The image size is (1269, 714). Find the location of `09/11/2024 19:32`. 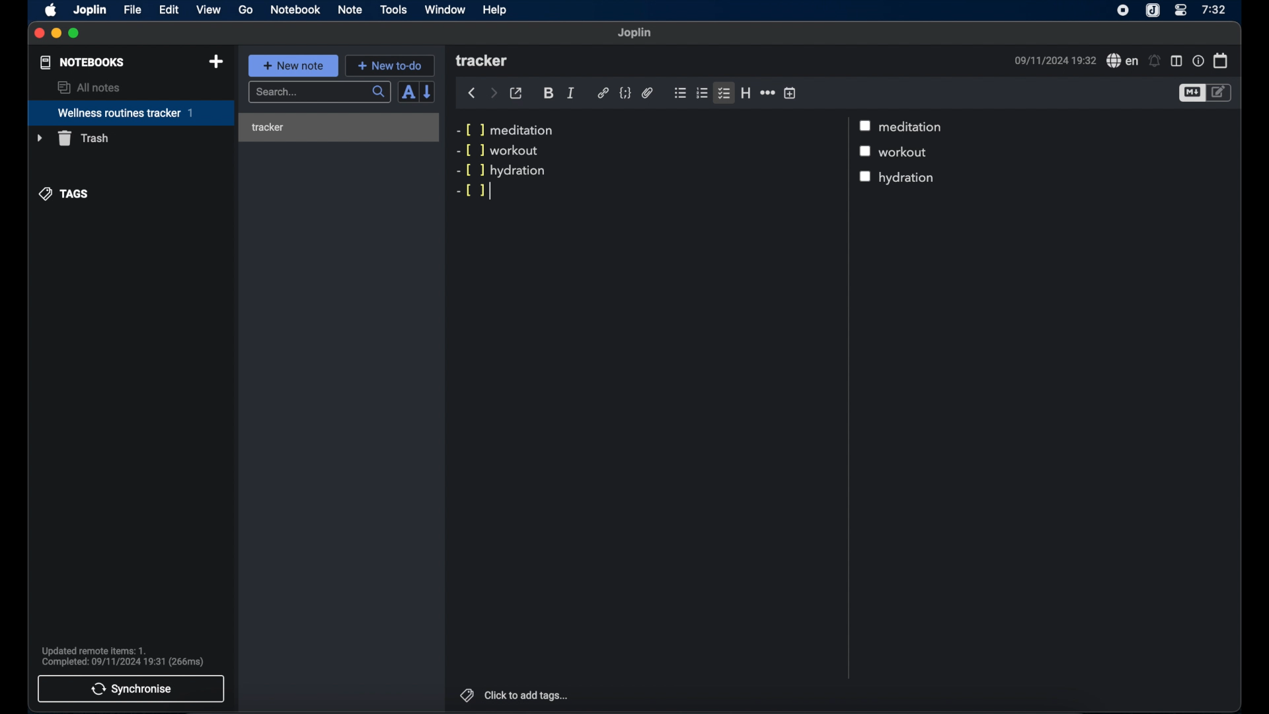

09/11/2024 19:32 is located at coordinates (1053, 60).